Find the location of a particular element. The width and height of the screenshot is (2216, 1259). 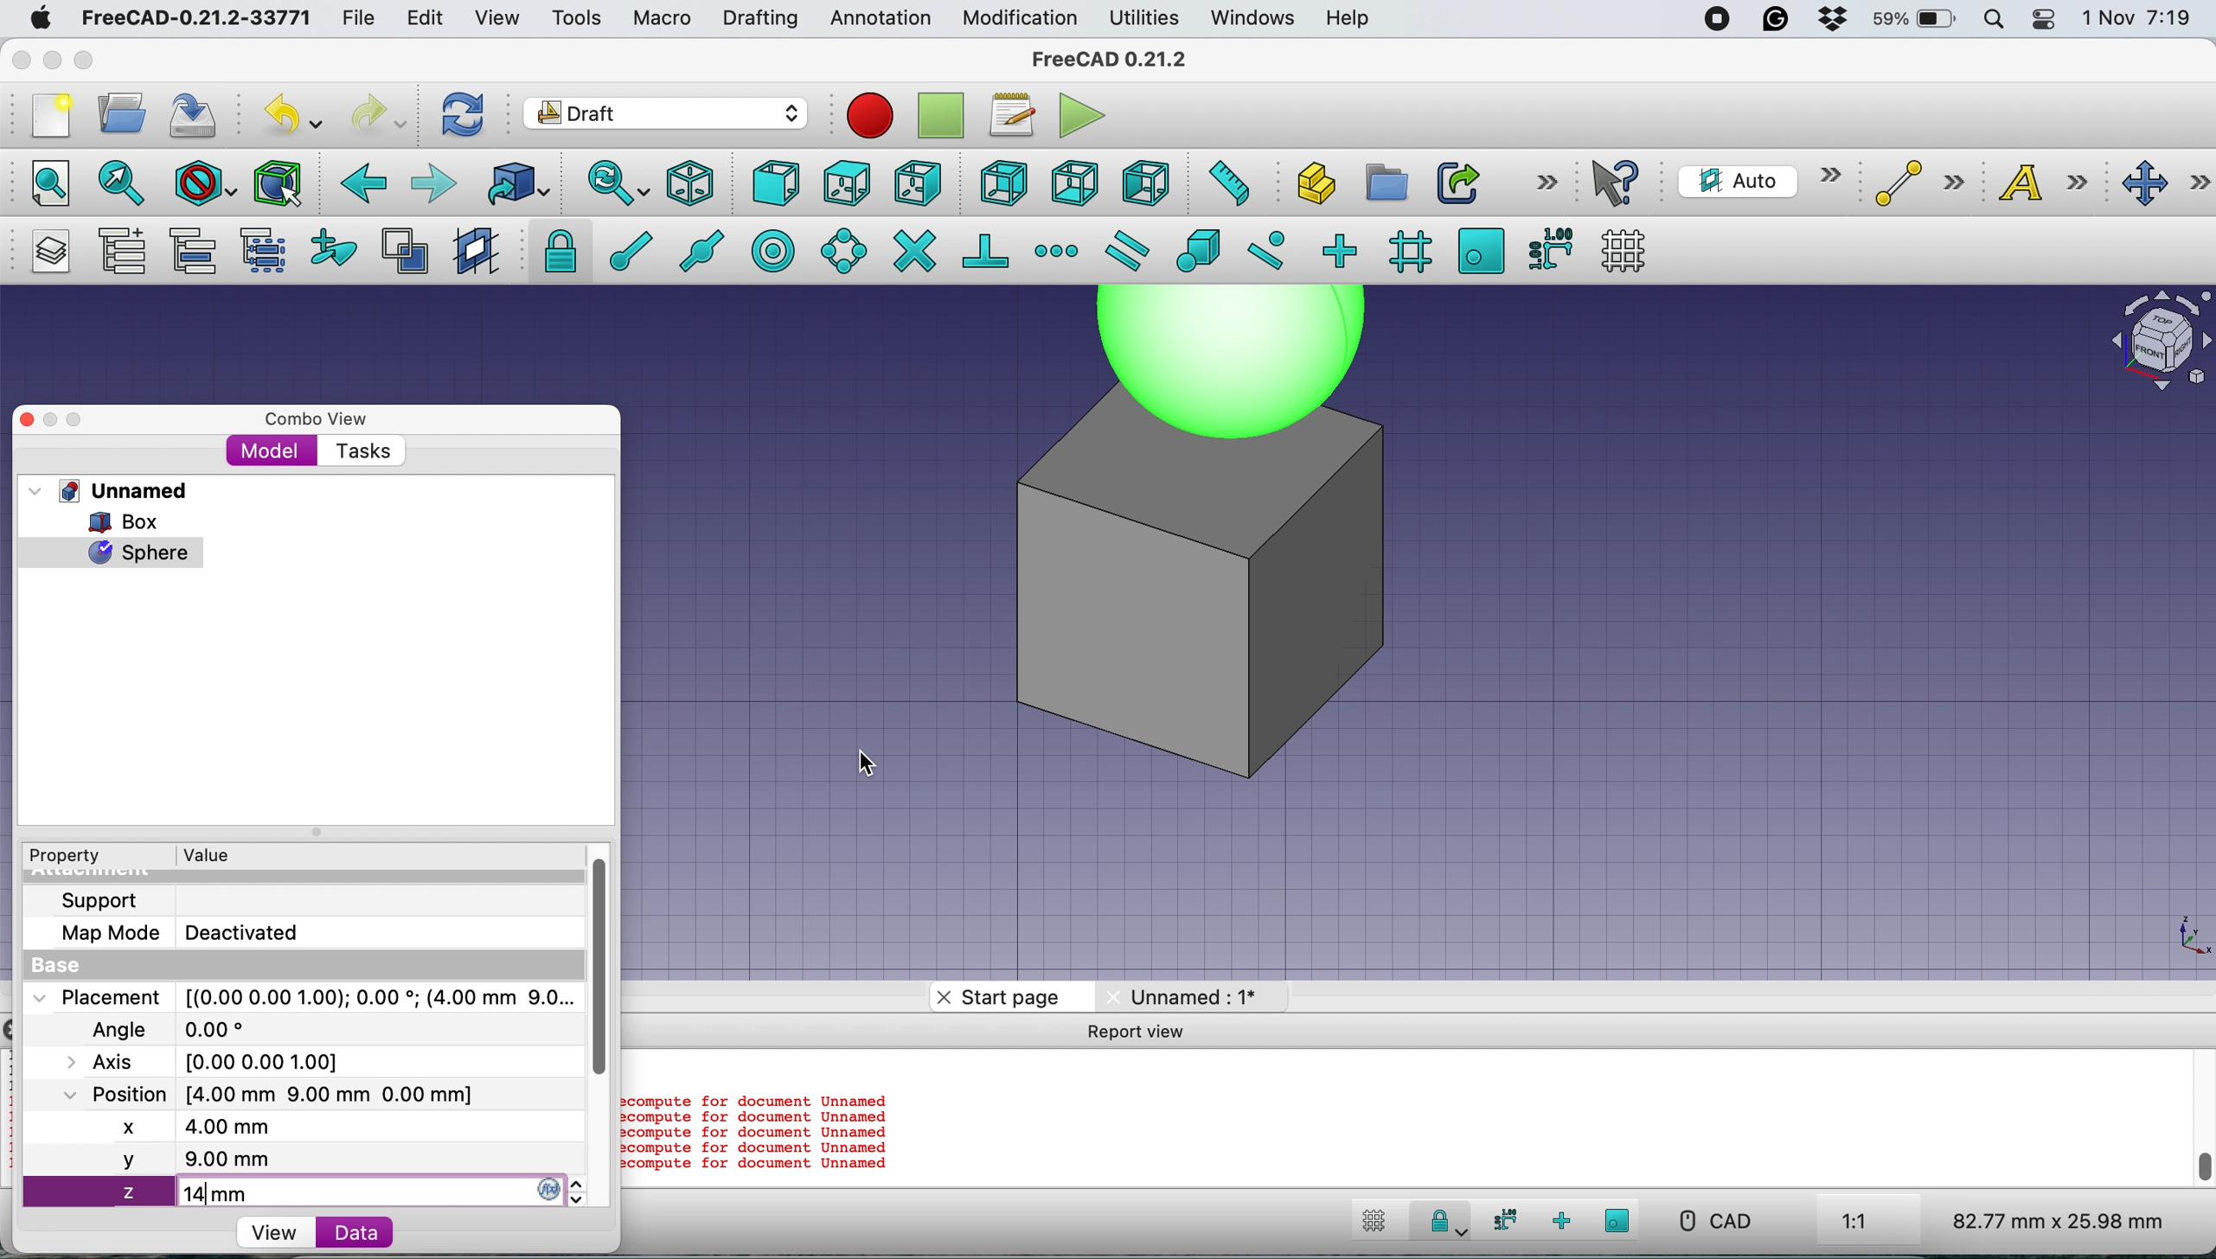

move is located at coordinates (2167, 184).